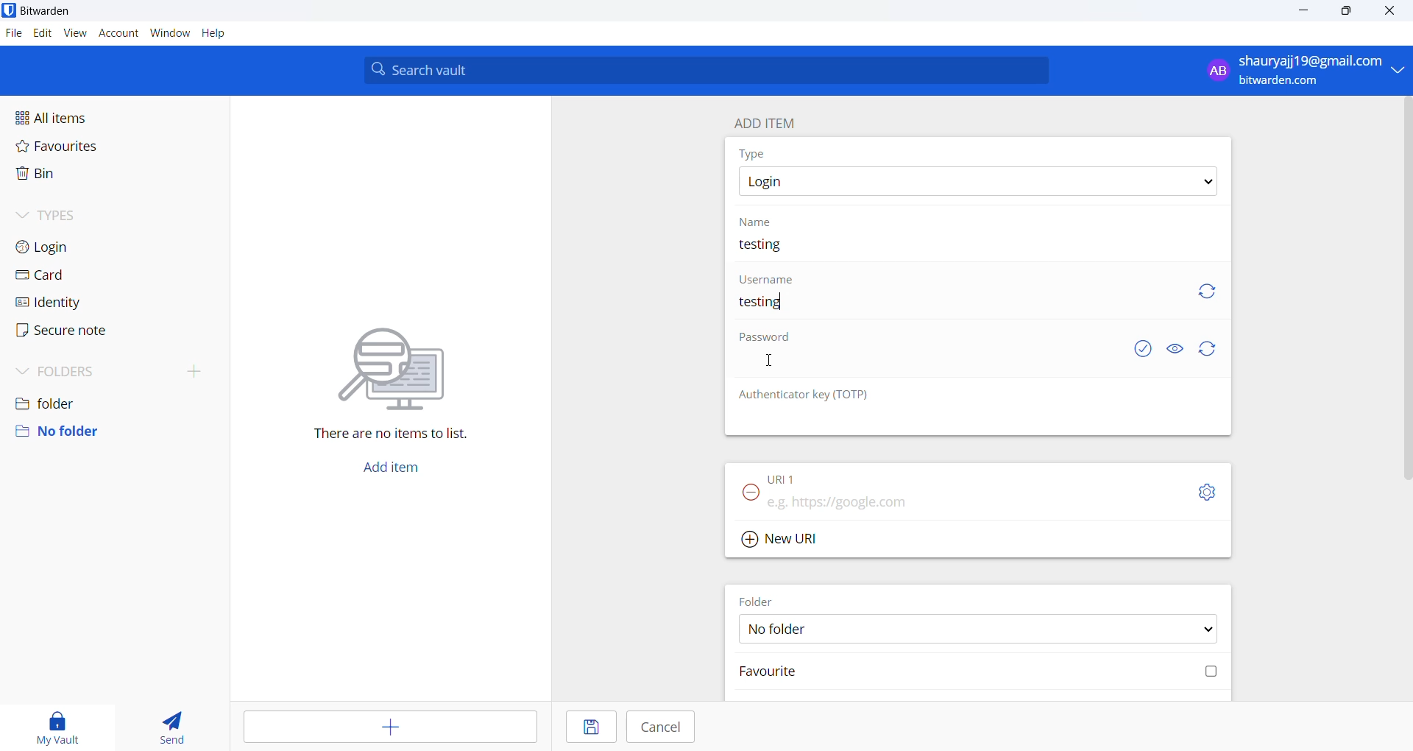  Describe the element at coordinates (40, 33) in the screenshot. I see `edit` at that location.